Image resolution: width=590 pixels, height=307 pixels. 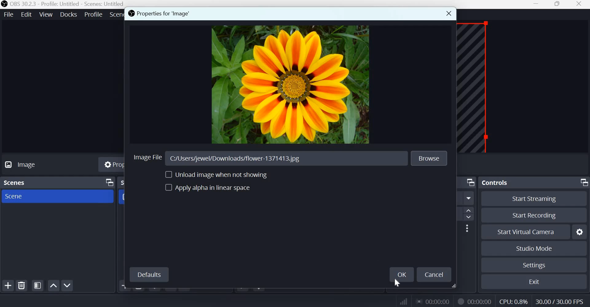 What do you see at coordinates (17, 183) in the screenshot?
I see `Scenes` at bounding box center [17, 183].